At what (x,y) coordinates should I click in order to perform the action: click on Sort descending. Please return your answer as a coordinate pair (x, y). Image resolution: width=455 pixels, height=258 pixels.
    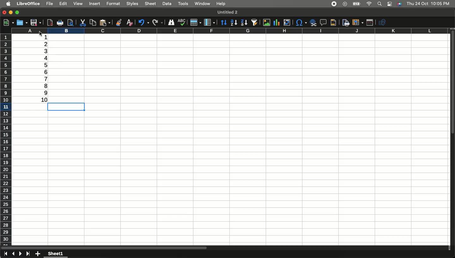
    Looking at the image, I should click on (244, 23).